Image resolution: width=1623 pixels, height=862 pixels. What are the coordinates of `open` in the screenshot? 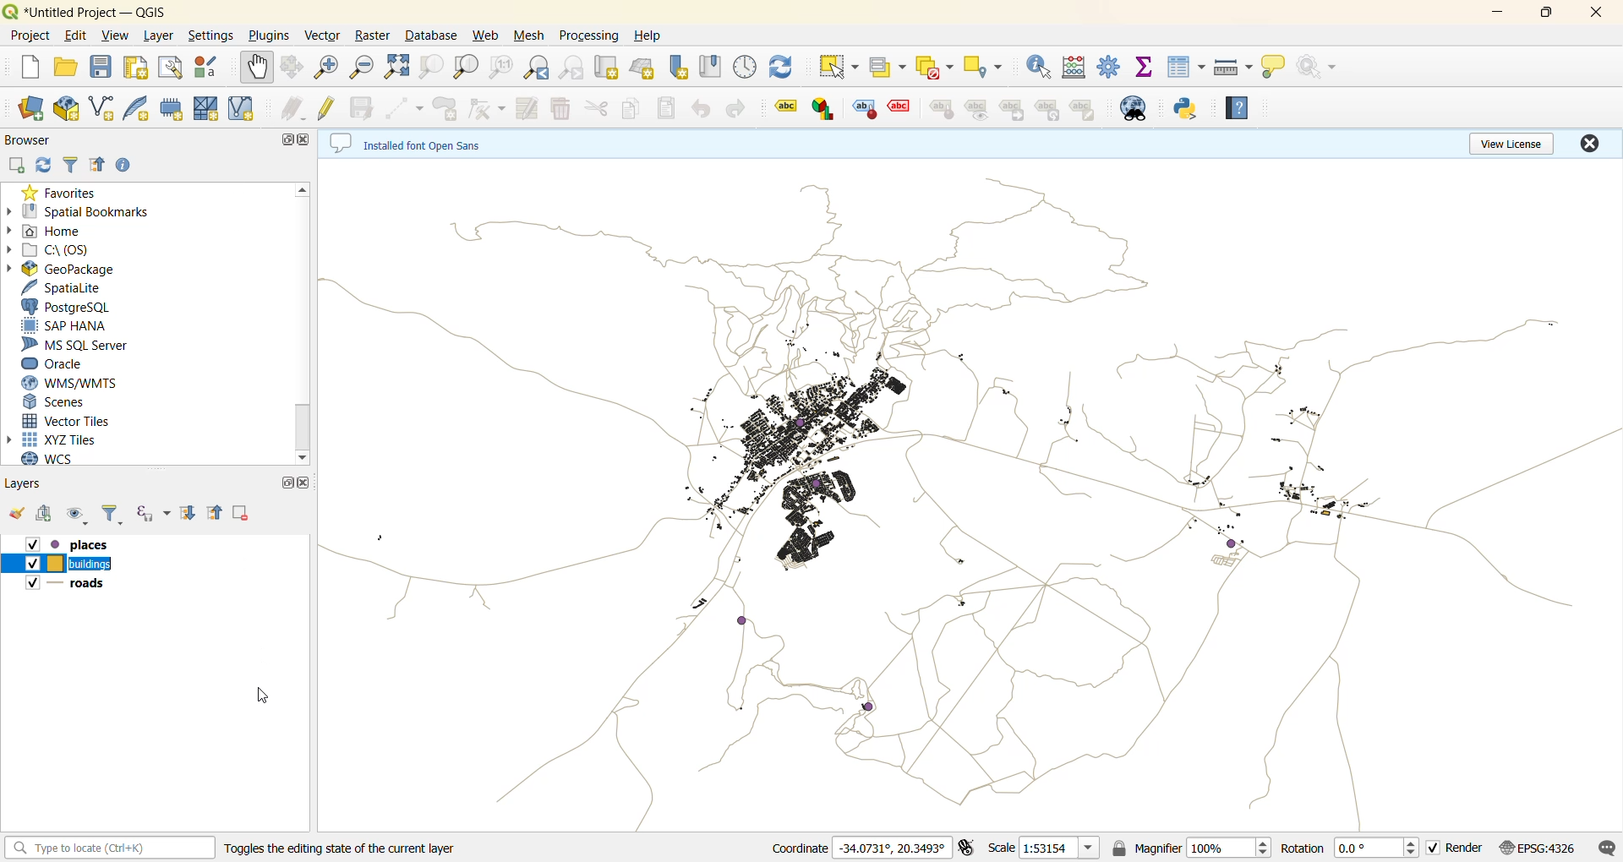 It's located at (18, 514).